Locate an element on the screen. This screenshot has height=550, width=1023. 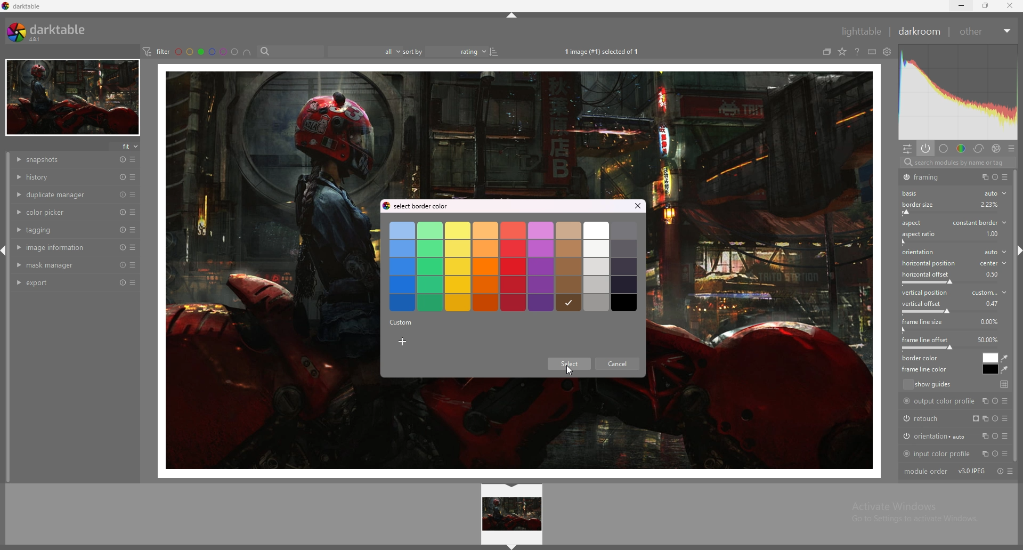
show active modules is located at coordinates (924, 148).